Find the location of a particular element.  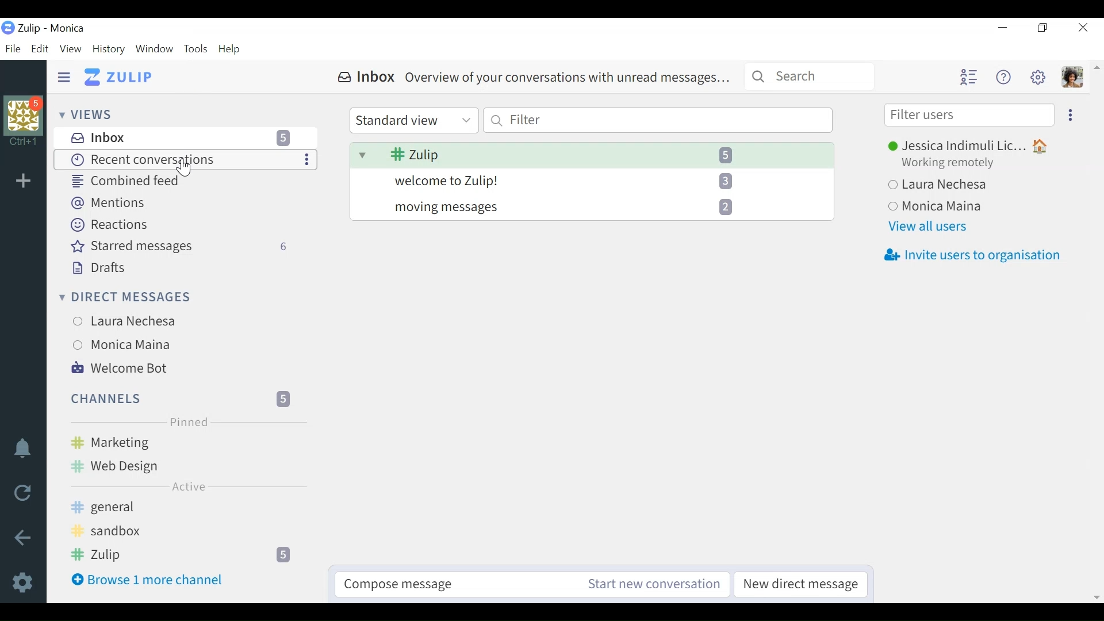

organisation photo is located at coordinates (26, 114).